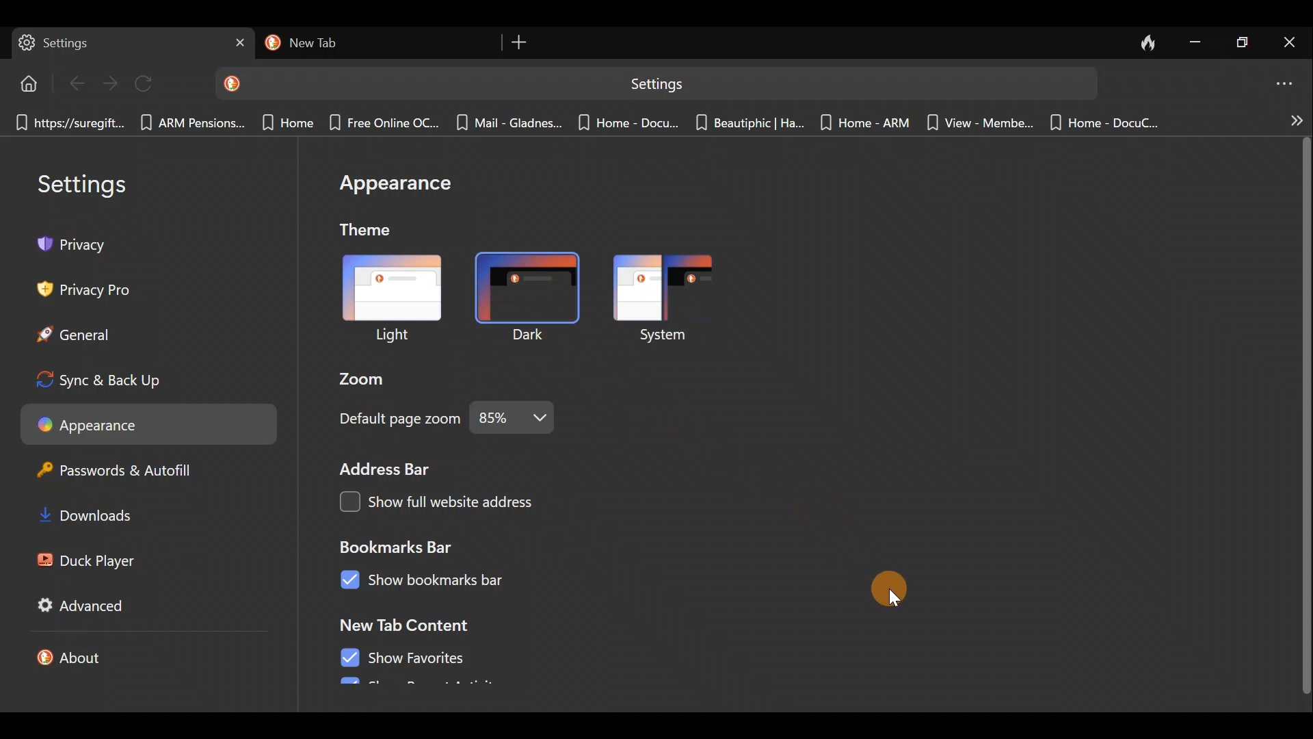 This screenshot has height=739, width=1313. I want to click on Bookmark 5, so click(508, 125).